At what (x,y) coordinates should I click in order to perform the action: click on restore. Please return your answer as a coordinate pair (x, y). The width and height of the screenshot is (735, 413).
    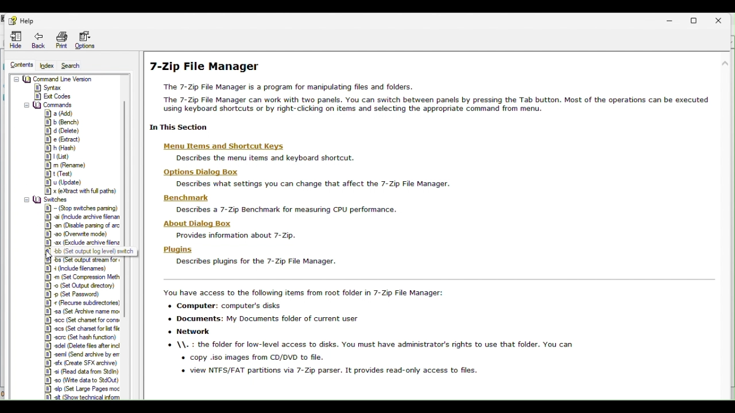
    Looking at the image, I should click on (699, 20).